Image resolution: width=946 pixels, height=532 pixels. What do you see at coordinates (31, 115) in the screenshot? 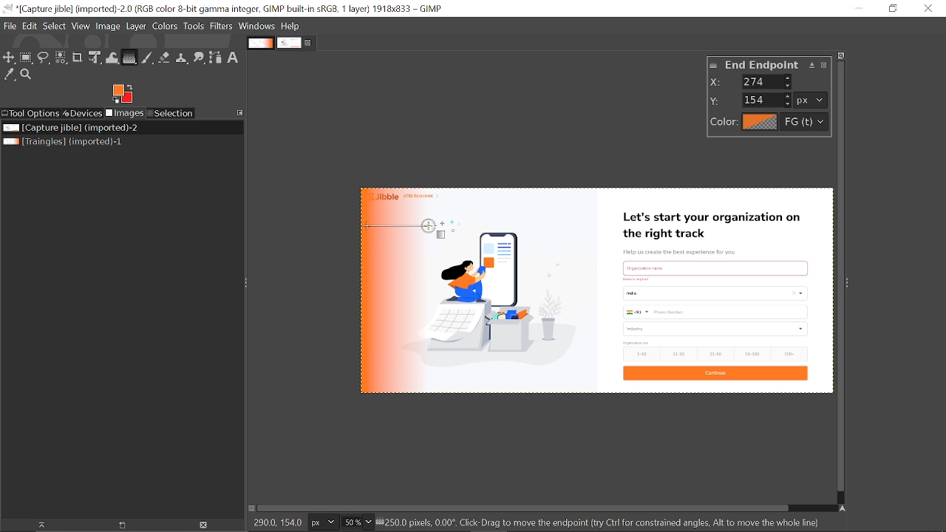
I see `Tool options` at bounding box center [31, 115].